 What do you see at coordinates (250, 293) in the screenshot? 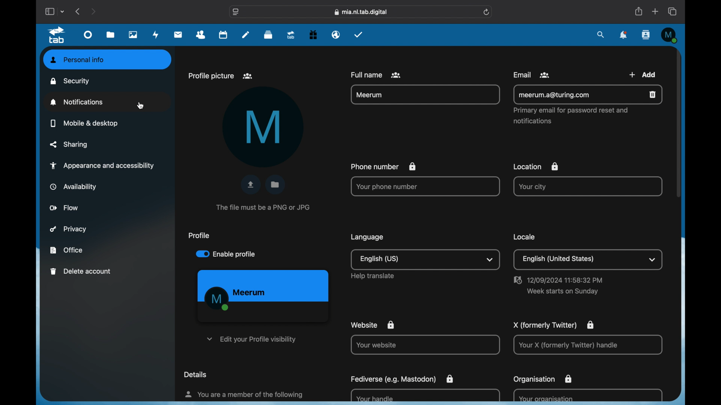
I see `name` at bounding box center [250, 293].